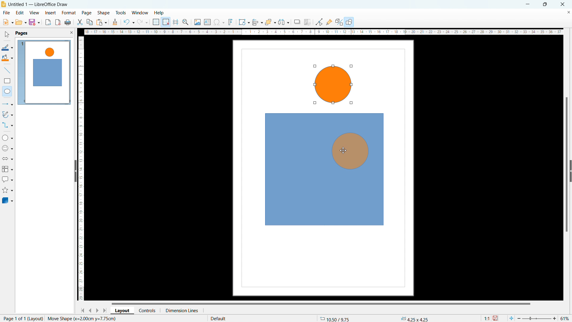  I want to click on copy, so click(90, 22).